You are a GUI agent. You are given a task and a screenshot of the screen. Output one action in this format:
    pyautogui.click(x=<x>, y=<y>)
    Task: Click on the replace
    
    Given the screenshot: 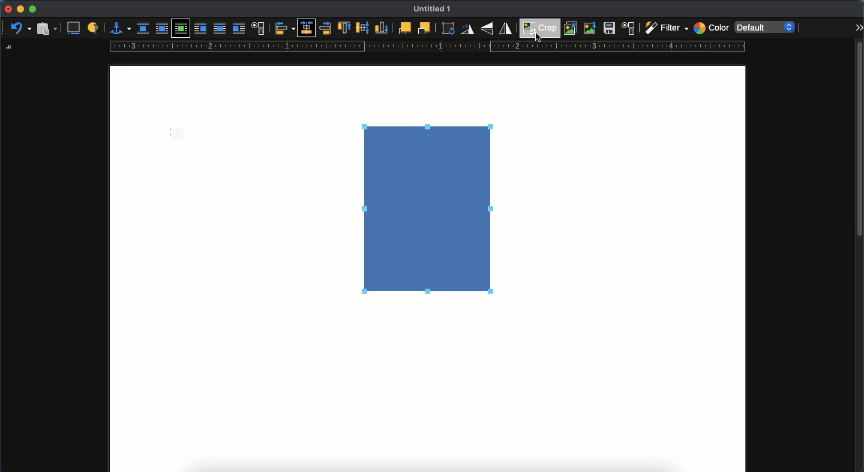 What is the action you would take?
    pyautogui.click(x=571, y=28)
    